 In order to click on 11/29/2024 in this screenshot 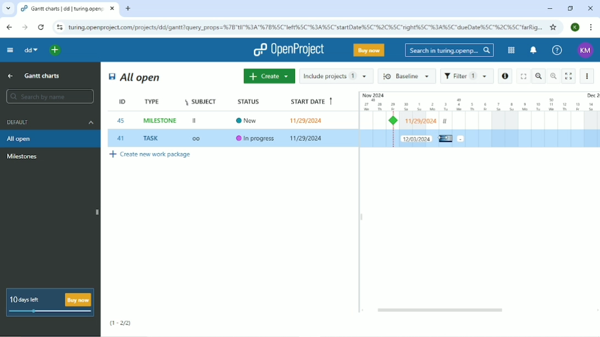, I will do `click(308, 120)`.